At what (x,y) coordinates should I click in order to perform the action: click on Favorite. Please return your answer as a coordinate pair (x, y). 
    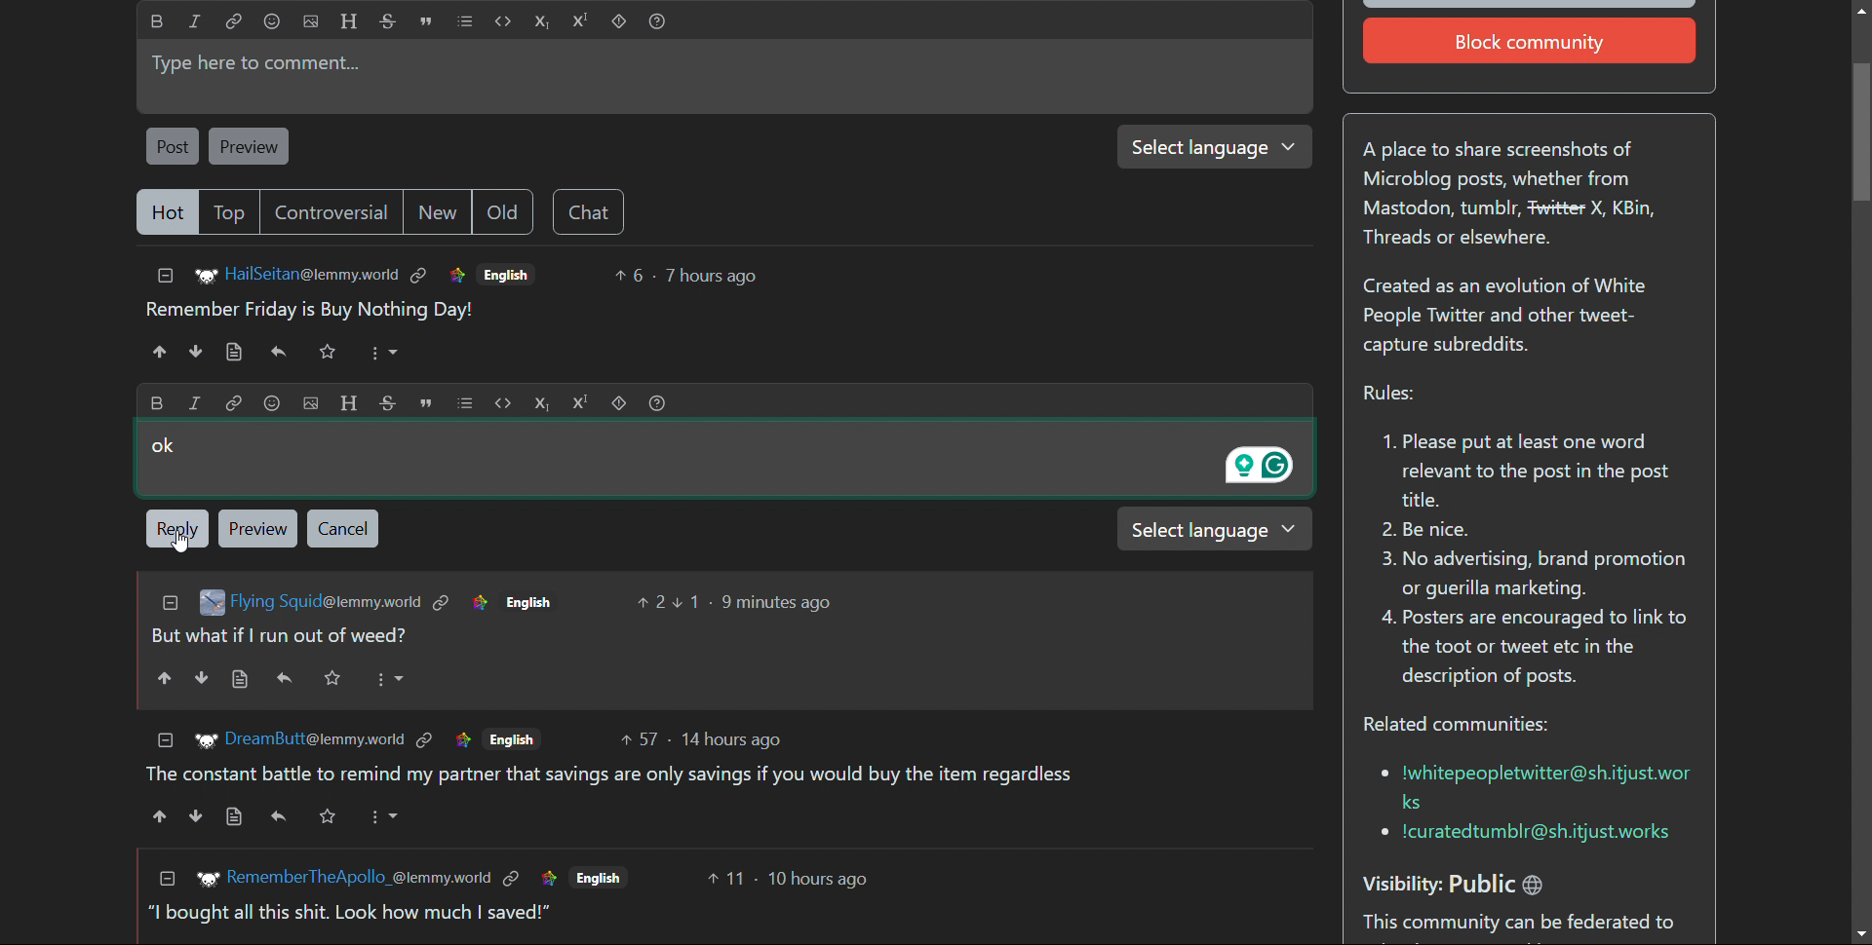
    Looking at the image, I should click on (337, 680).